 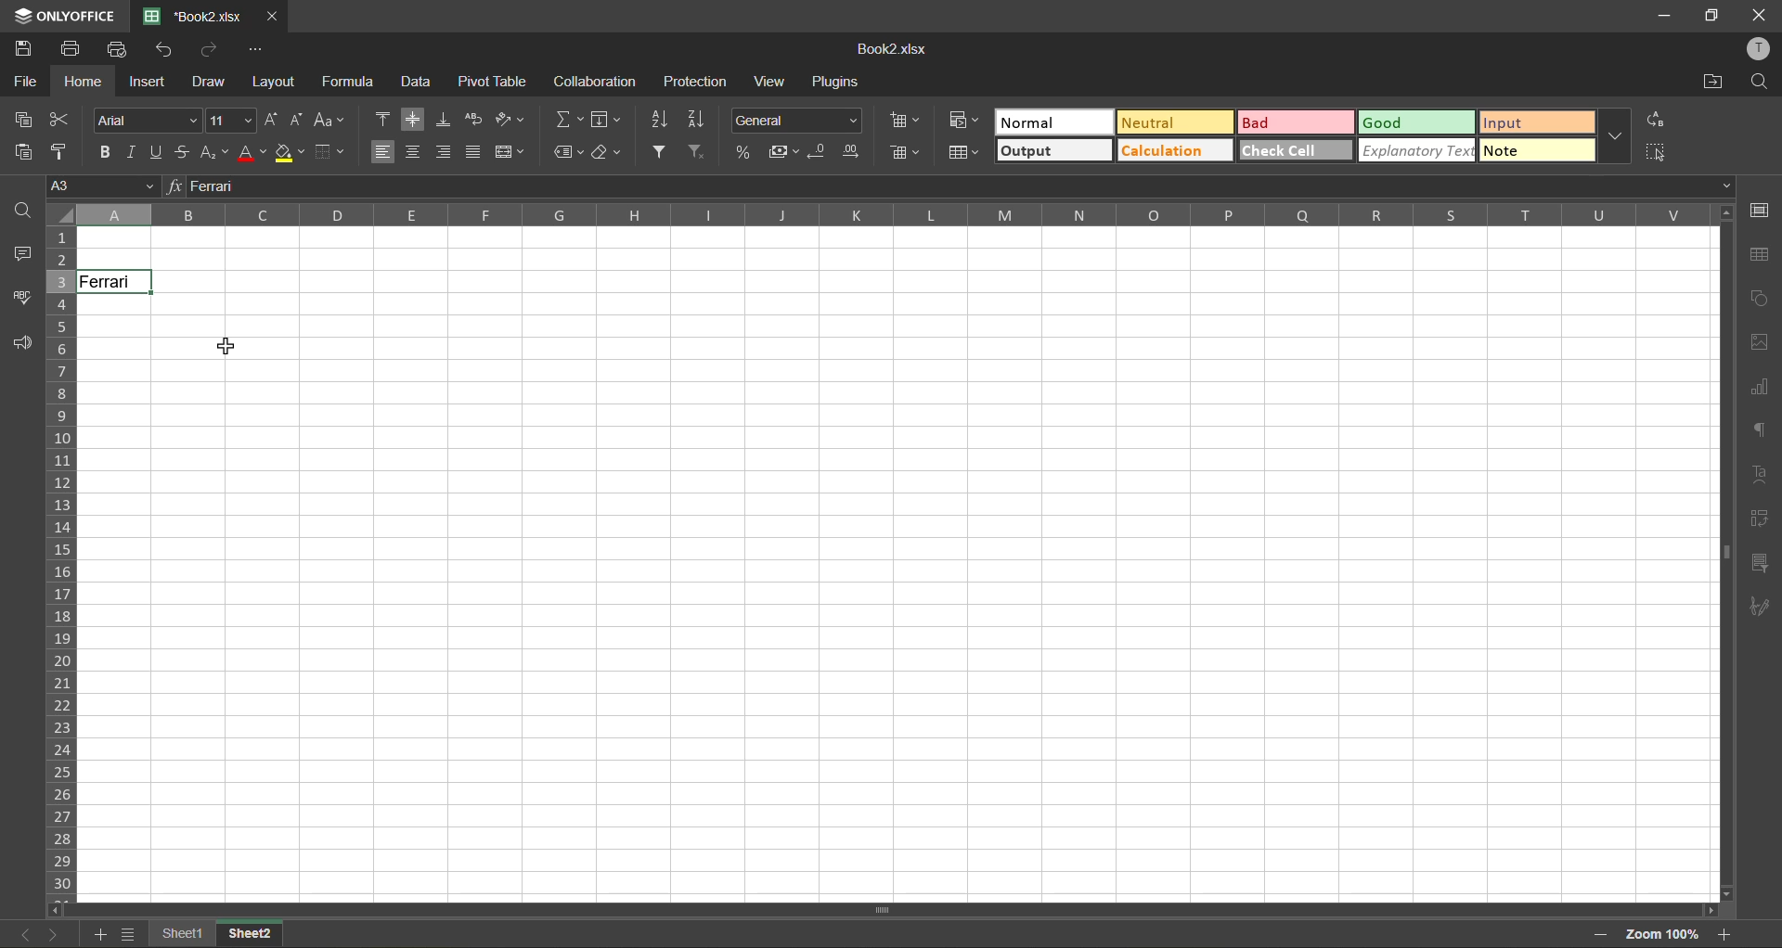 I want to click on bad, so click(x=1293, y=124).